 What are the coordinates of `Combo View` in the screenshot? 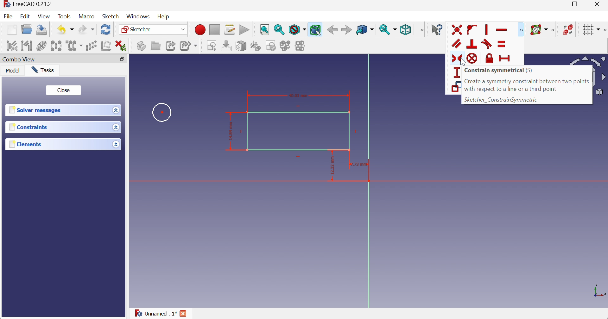 It's located at (19, 60).